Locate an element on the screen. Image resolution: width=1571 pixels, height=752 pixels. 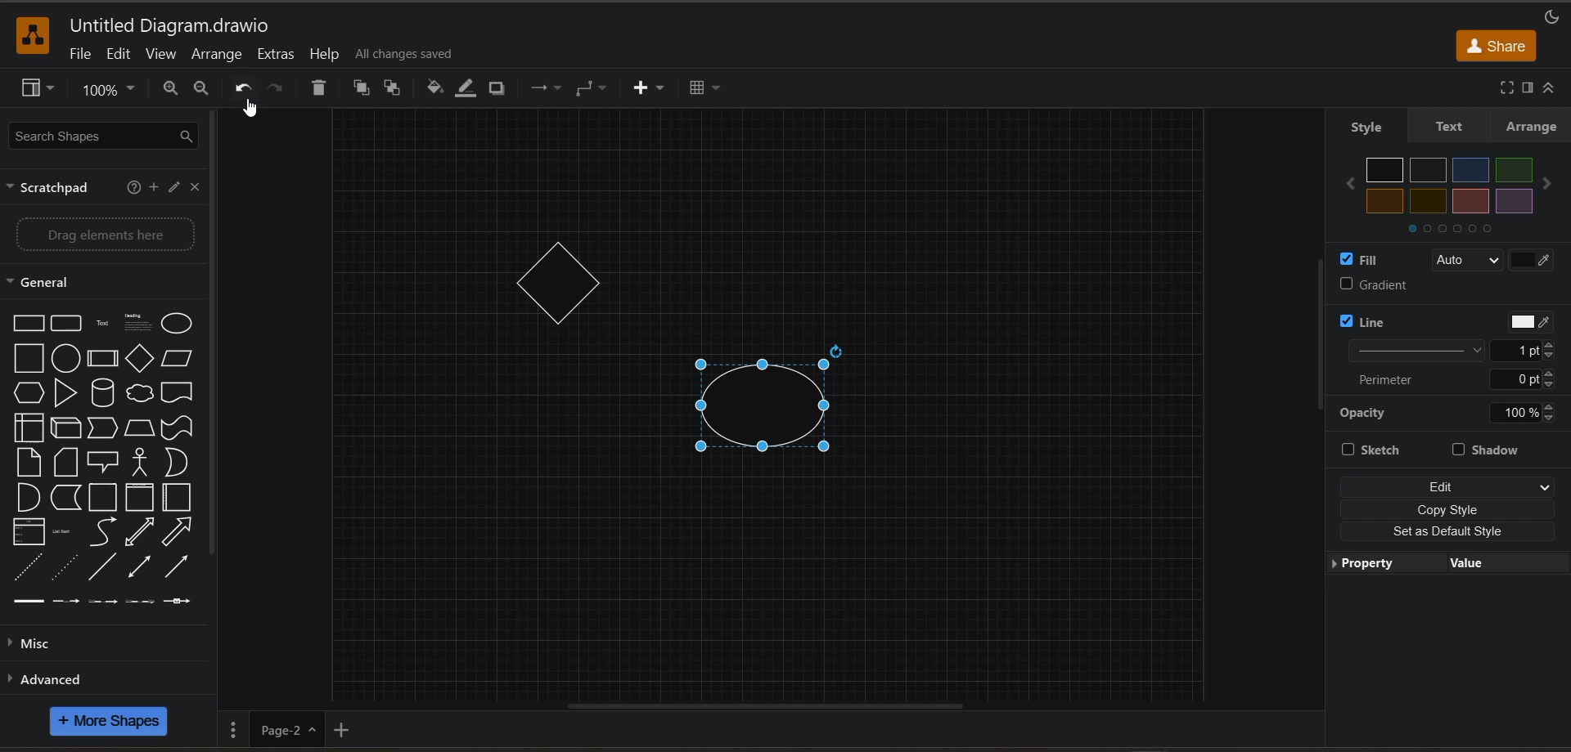
Process is located at coordinates (102, 359).